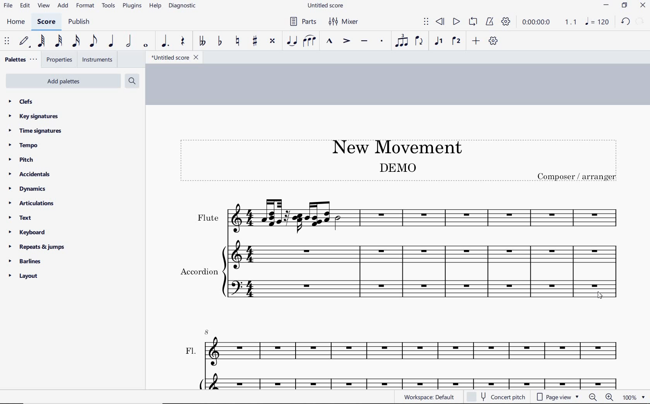  I want to click on metronome, so click(489, 22).